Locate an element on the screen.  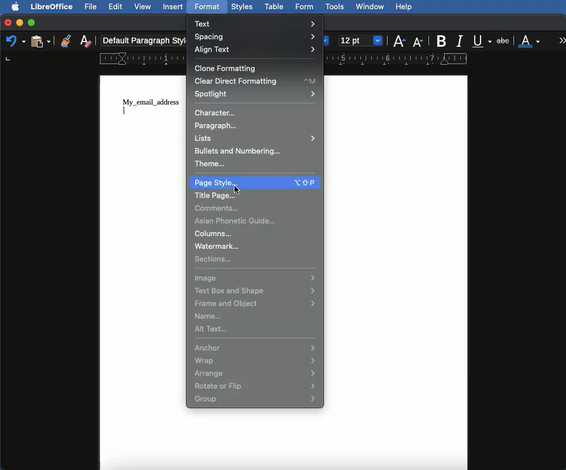
Title page is located at coordinates (219, 195).